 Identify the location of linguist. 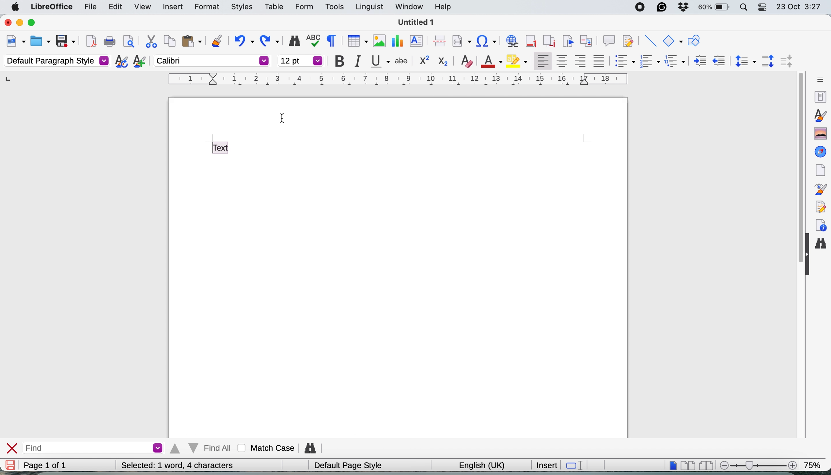
(368, 8).